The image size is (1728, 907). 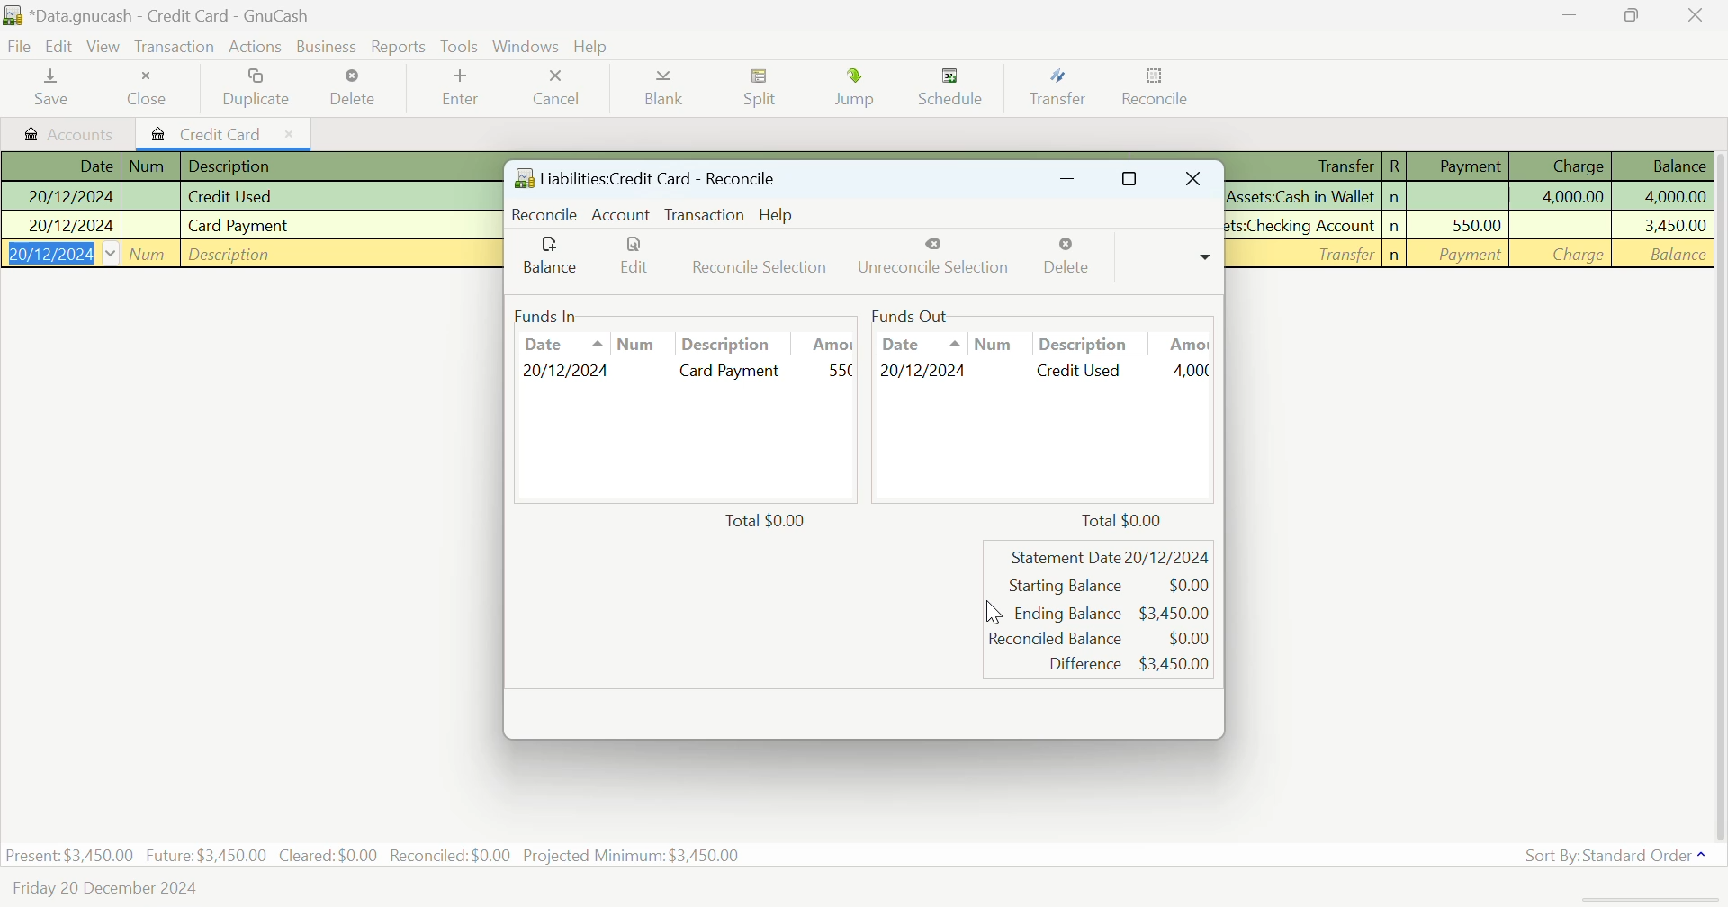 I want to click on Duplicate, so click(x=258, y=91).